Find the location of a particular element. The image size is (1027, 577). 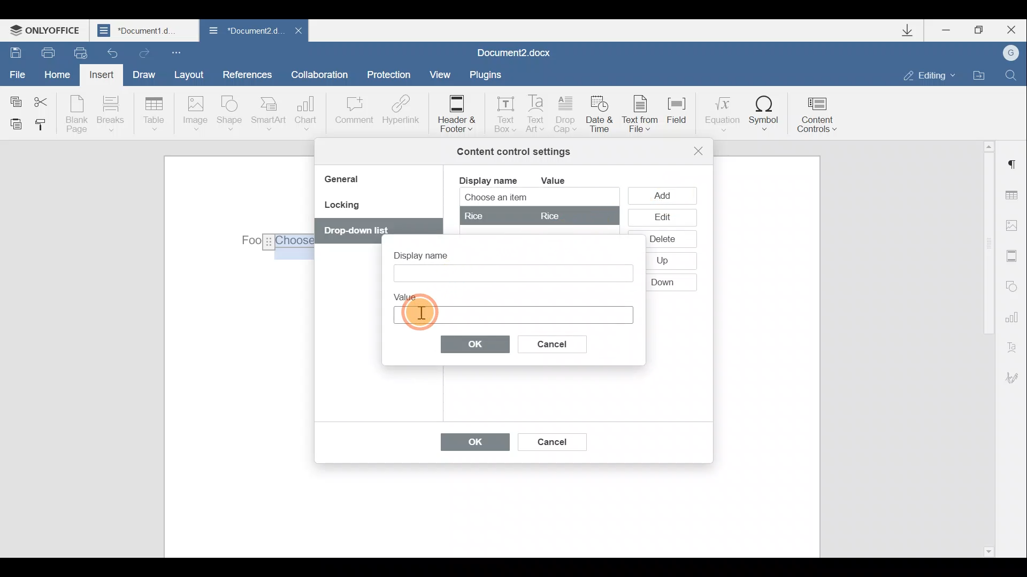

Print file is located at coordinates (42, 52).